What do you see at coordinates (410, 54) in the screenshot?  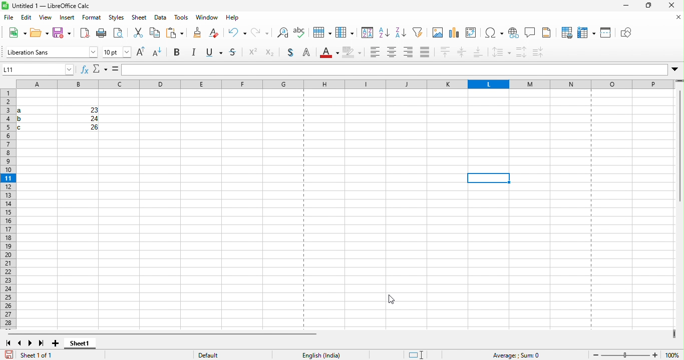 I see `align right` at bounding box center [410, 54].